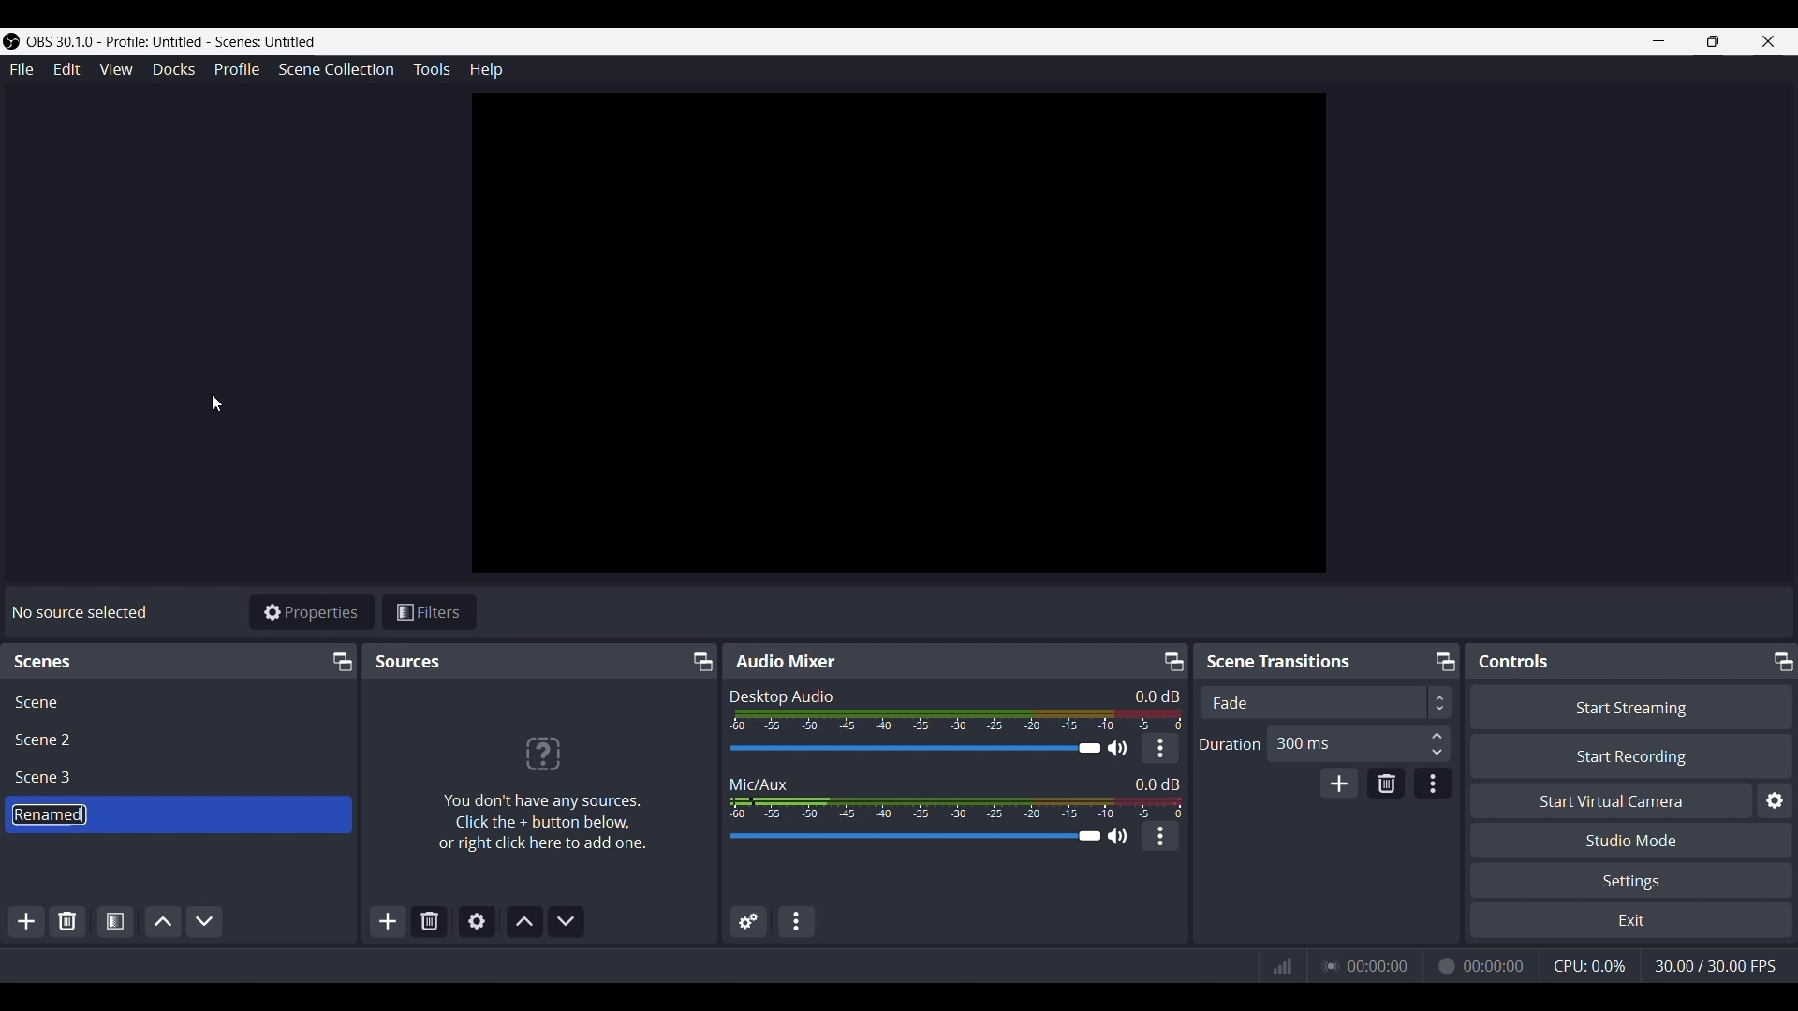  What do you see at coordinates (914, 748) in the screenshot?
I see `Audio Slider` at bounding box center [914, 748].